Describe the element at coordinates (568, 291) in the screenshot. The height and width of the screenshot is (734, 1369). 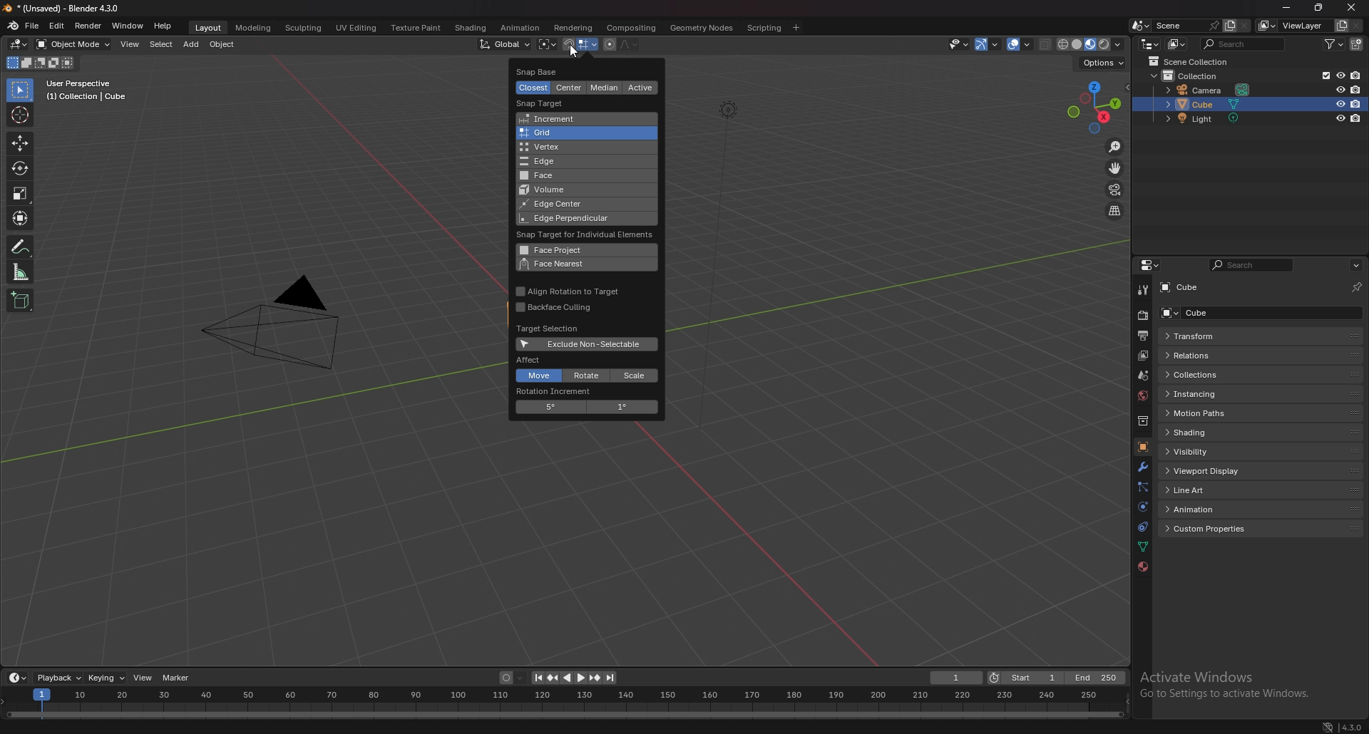
I see `align rotation to target` at that location.